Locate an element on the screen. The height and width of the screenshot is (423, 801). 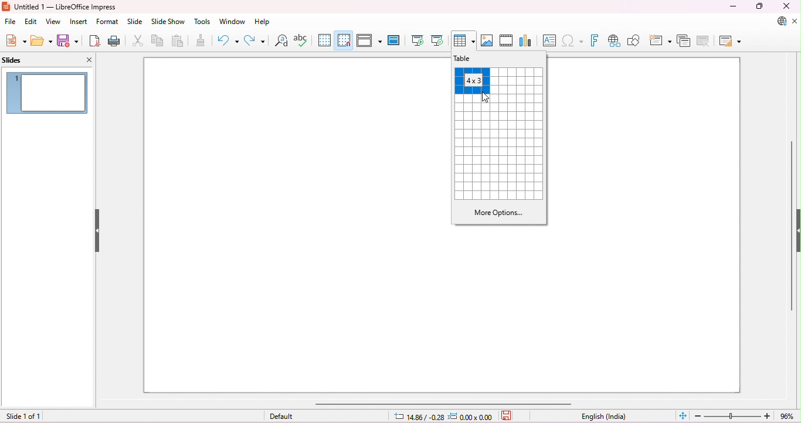
row and column numbers is located at coordinates (473, 80).